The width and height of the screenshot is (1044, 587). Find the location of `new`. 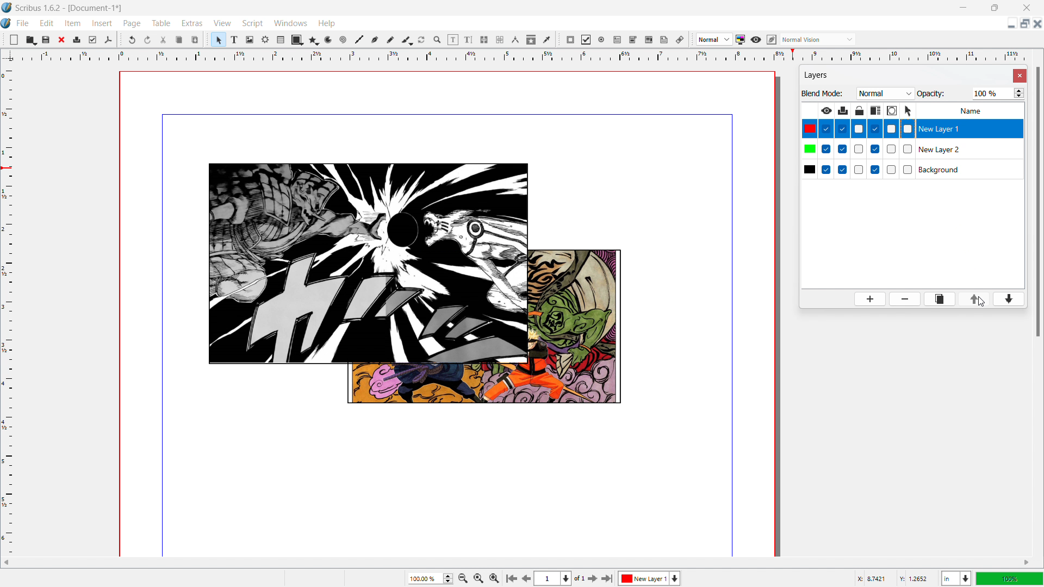

new is located at coordinates (14, 39).